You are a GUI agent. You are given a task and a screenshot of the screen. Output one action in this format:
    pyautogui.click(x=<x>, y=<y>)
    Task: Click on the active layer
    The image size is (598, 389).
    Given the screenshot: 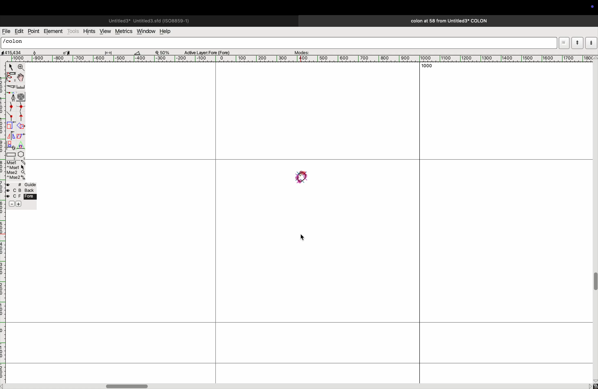 What is the action you would take?
    pyautogui.click(x=209, y=51)
    